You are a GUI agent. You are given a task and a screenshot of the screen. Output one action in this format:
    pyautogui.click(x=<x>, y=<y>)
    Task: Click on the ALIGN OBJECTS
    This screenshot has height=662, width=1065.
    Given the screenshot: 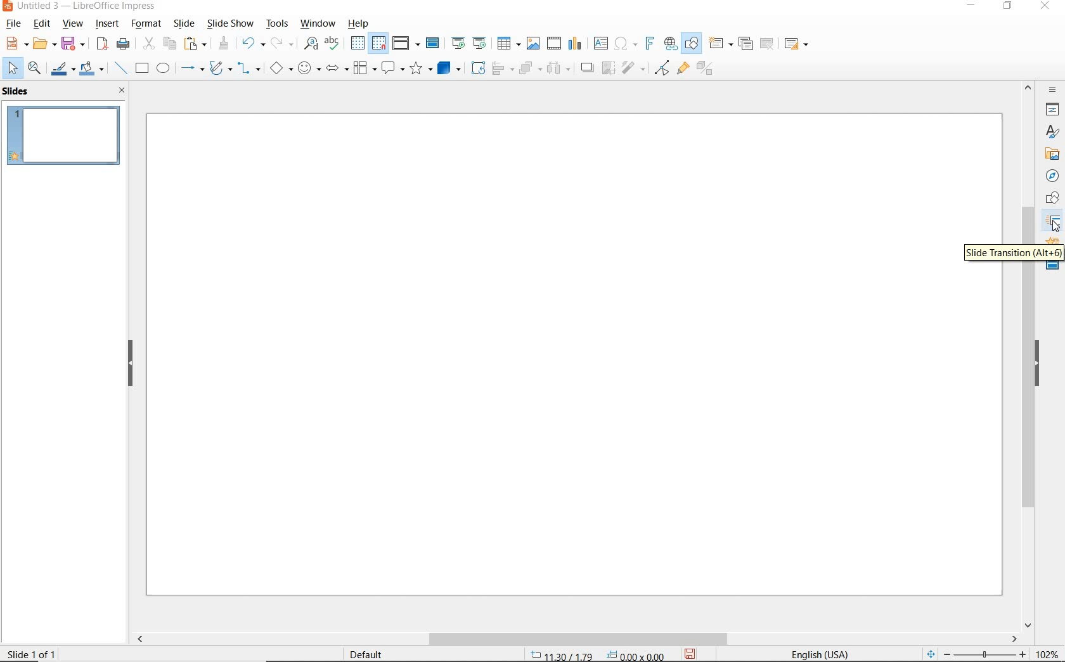 What is the action you would take?
    pyautogui.click(x=502, y=68)
    